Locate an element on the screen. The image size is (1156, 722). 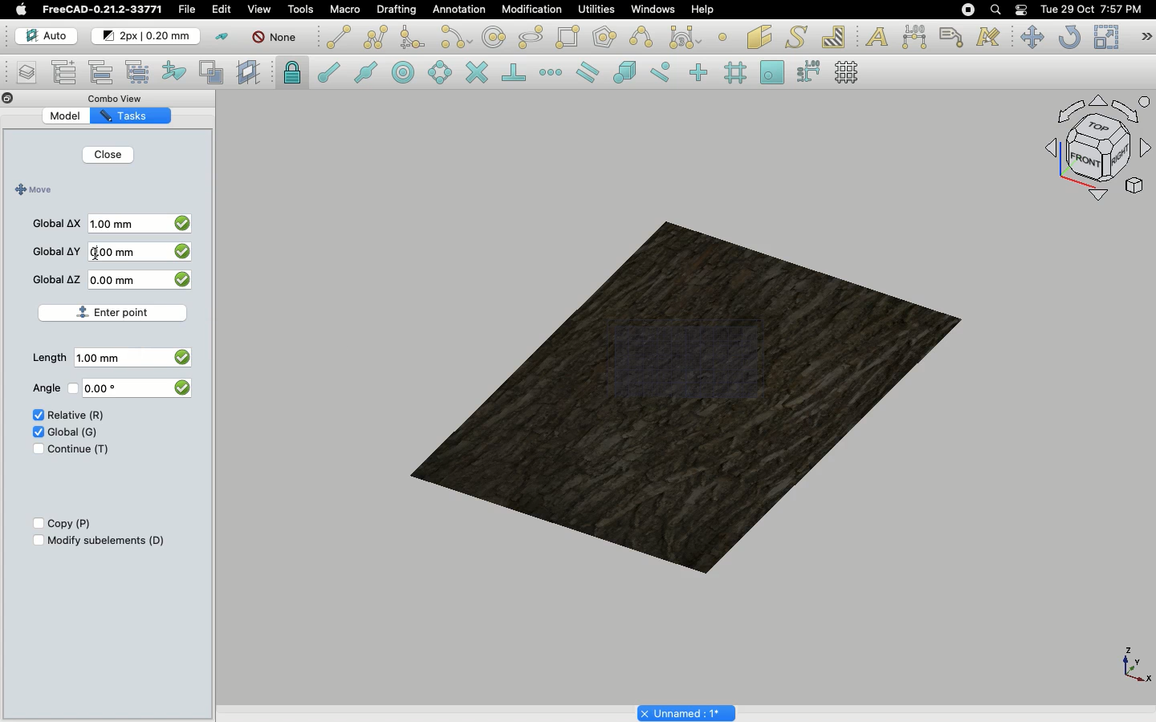
View is located at coordinates (259, 8).